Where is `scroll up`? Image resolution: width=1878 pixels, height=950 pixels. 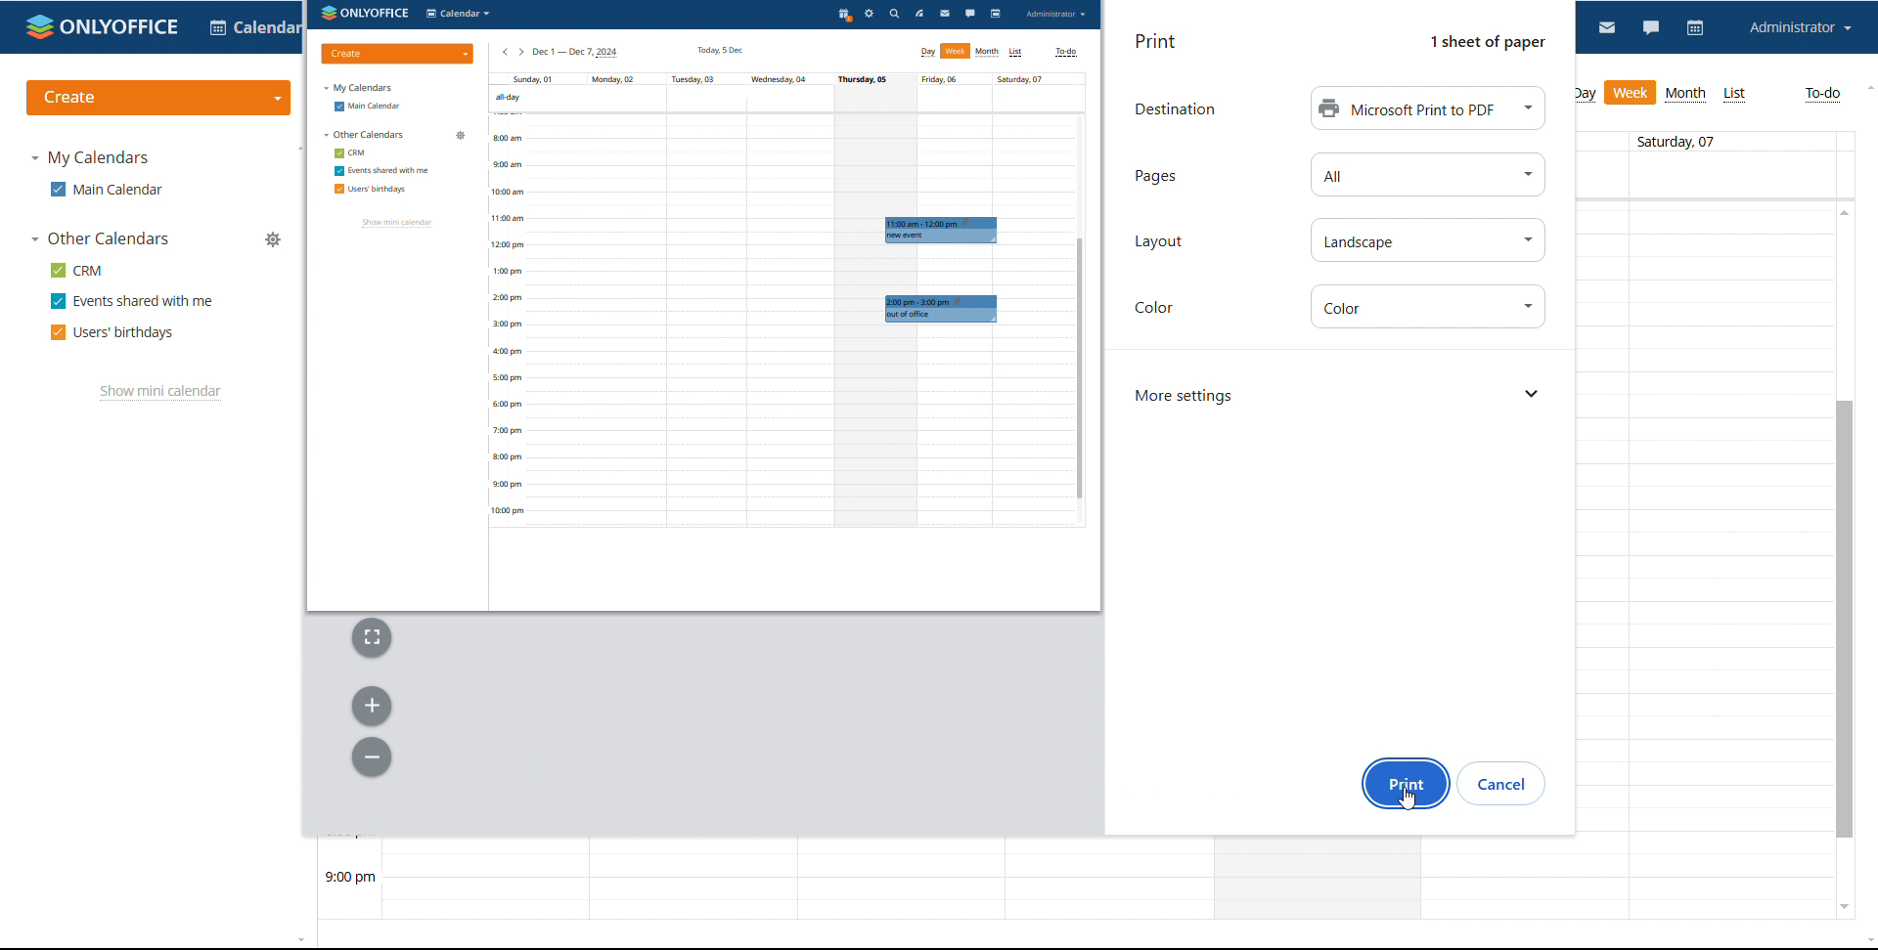
scroll up is located at coordinates (1842, 214).